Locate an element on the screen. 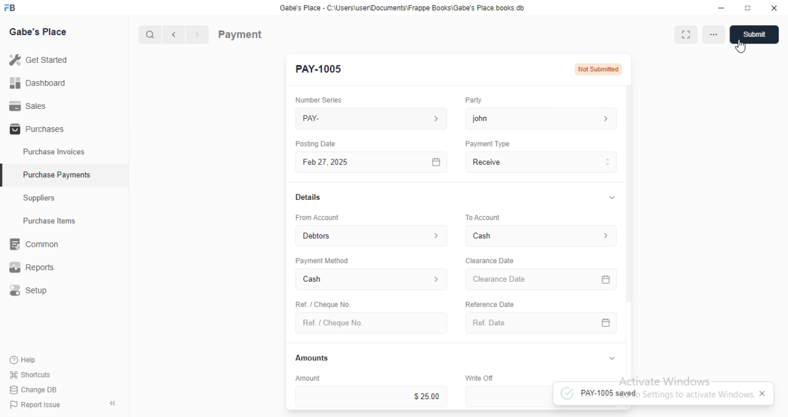 The height and width of the screenshot is (417, 788). Feb 27, 2025 is located at coordinates (373, 162).